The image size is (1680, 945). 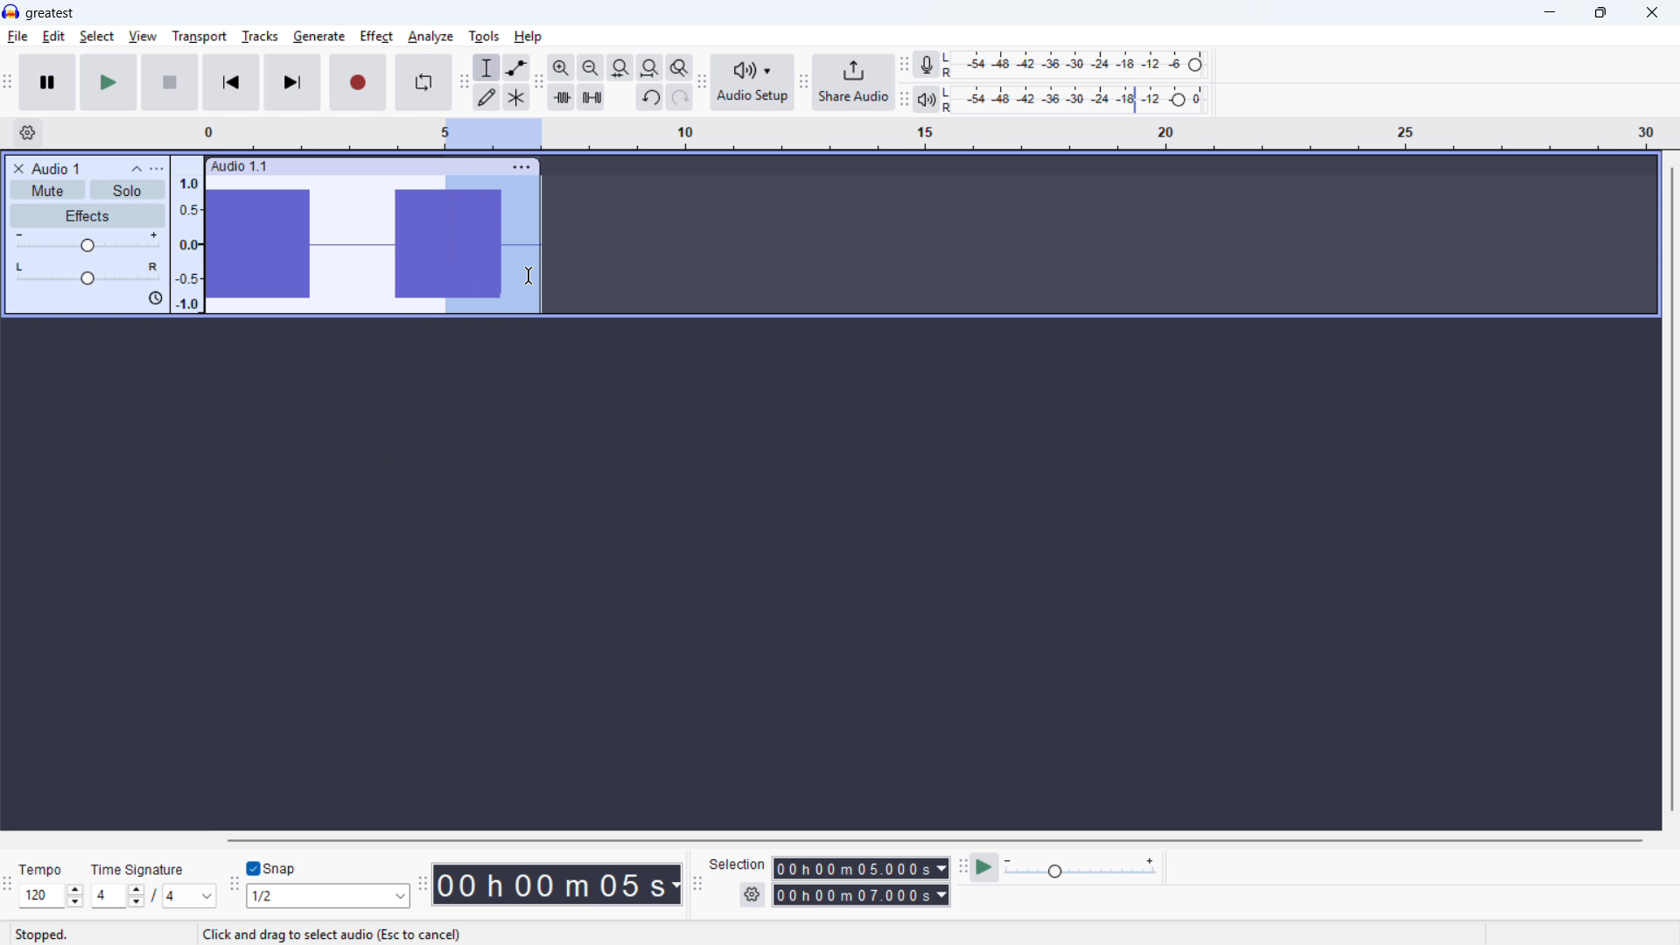 What do you see at coordinates (157, 169) in the screenshot?
I see `Track control panel menu ` at bounding box center [157, 169].